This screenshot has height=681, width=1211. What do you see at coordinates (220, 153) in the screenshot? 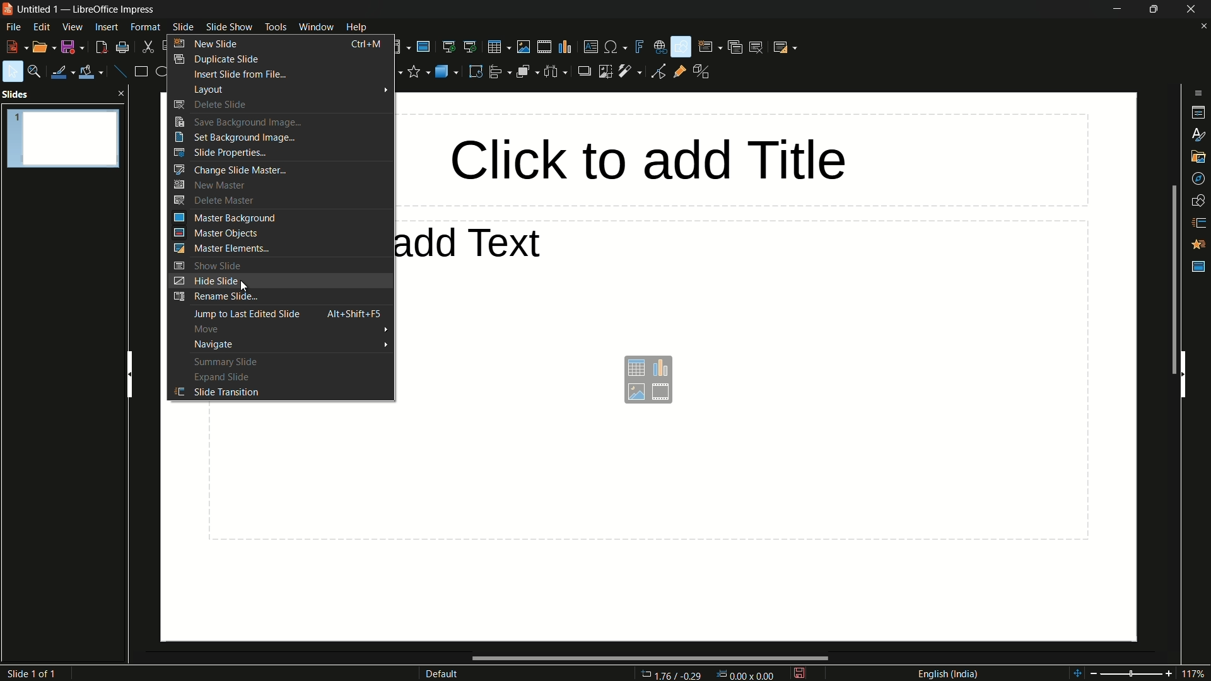
I see `slide properties` at bounding box center [220, 153].